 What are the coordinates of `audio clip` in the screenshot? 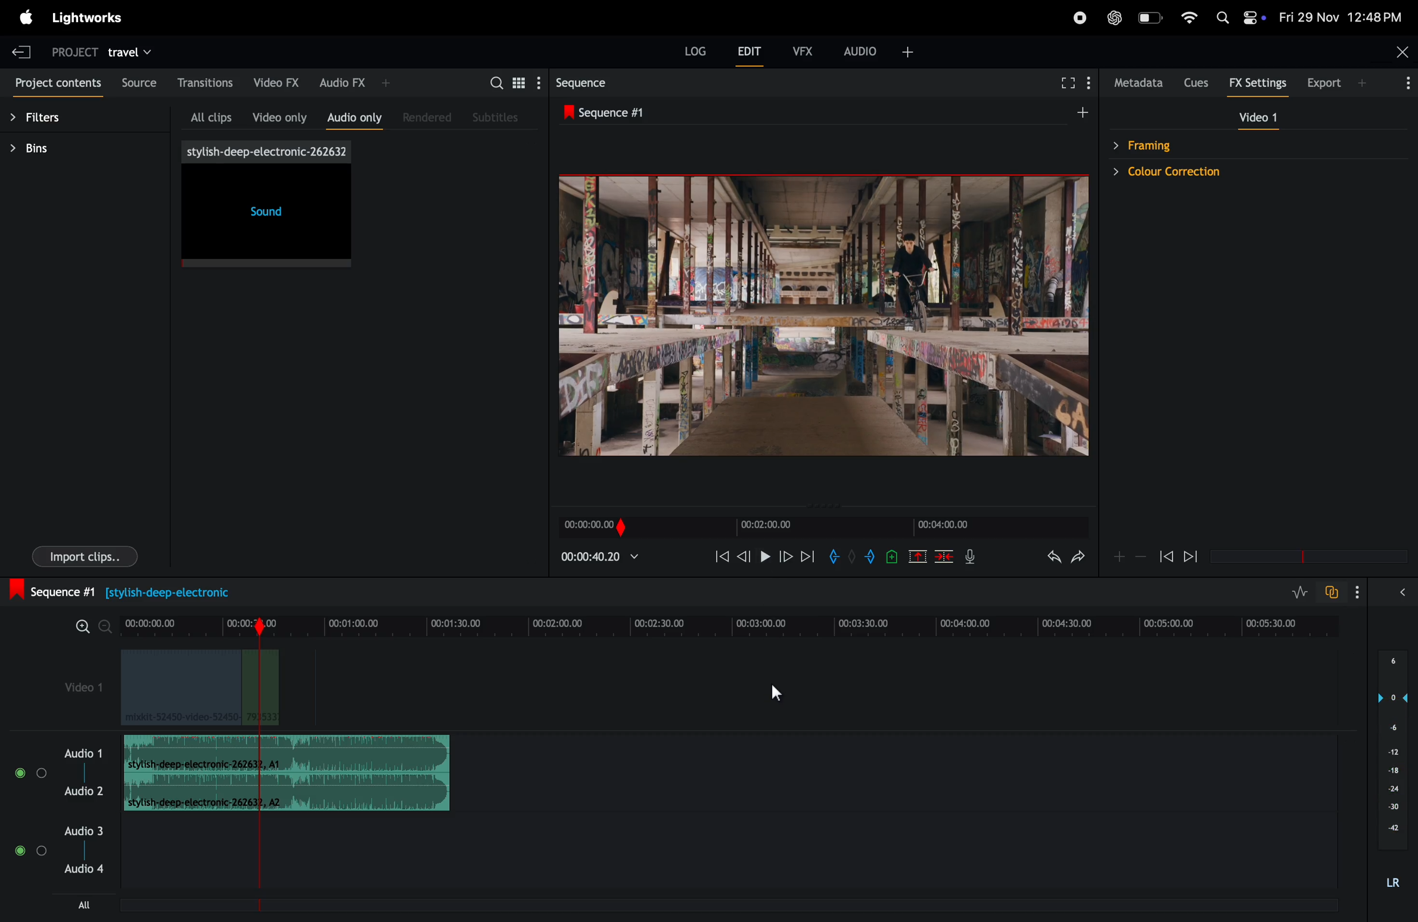 It's located at (199, 688).